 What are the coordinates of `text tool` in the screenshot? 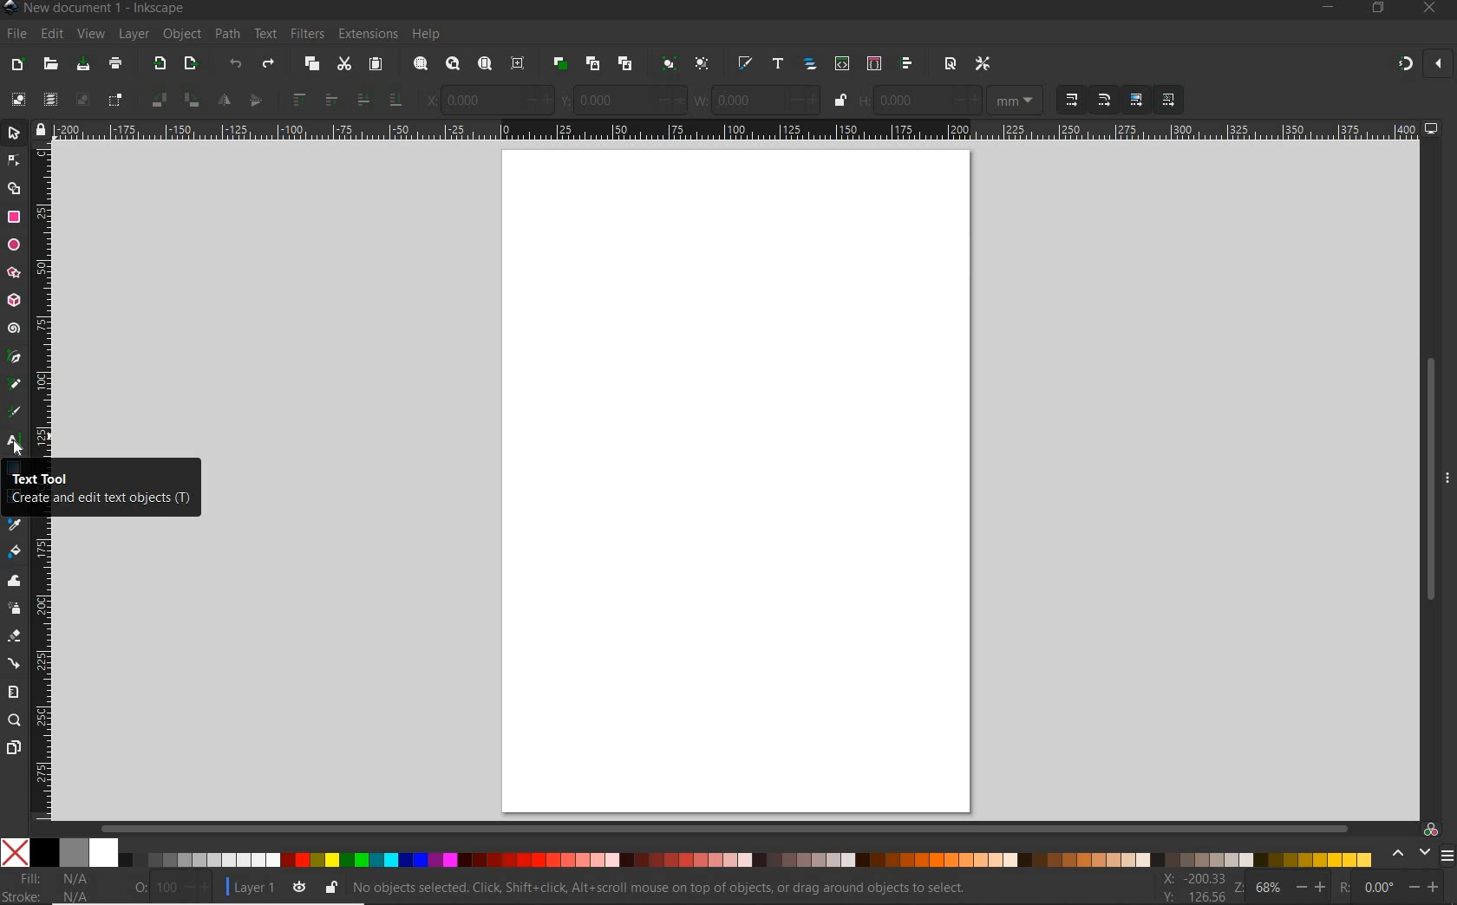 It's located at (15, 445).